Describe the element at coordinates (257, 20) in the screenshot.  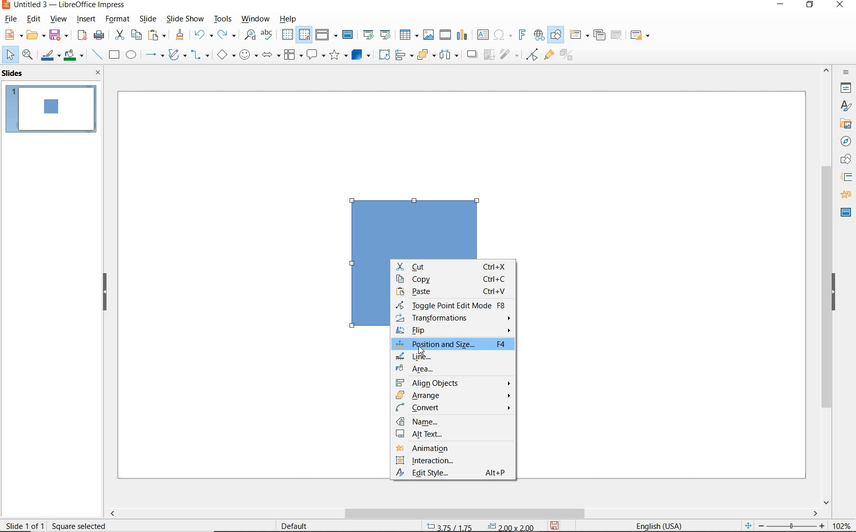
I see `window` at that location.